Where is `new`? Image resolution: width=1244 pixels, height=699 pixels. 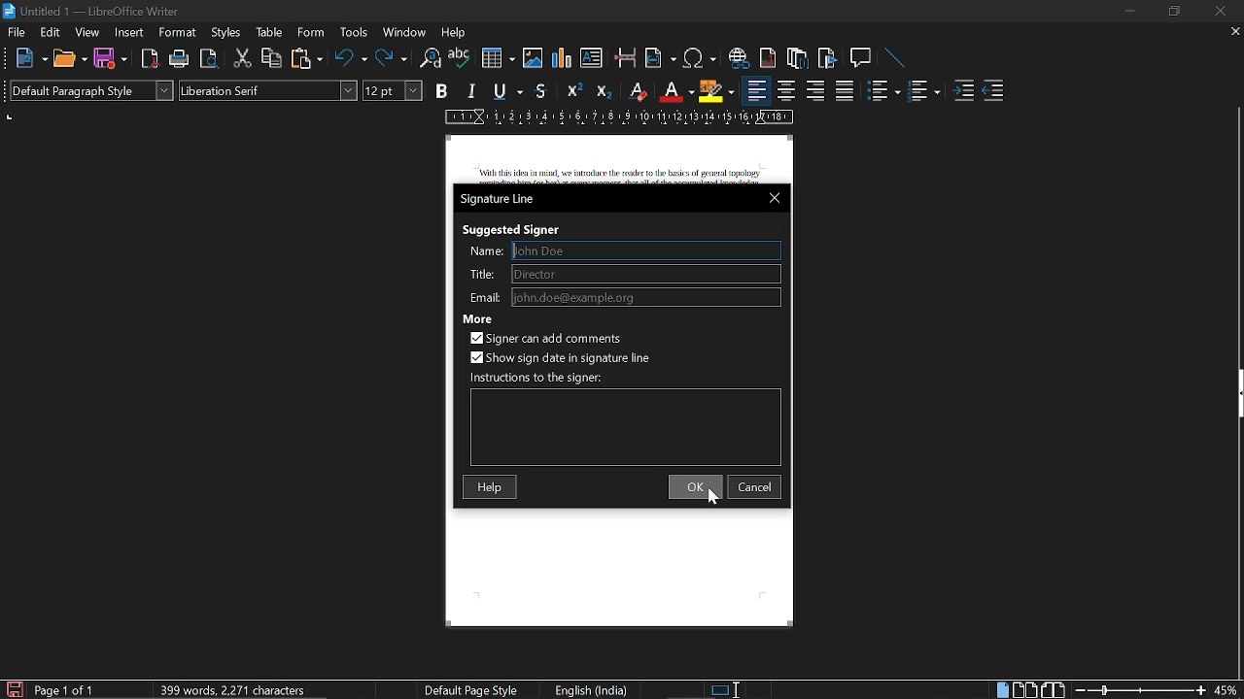
new is located at coordinates (23, 57).